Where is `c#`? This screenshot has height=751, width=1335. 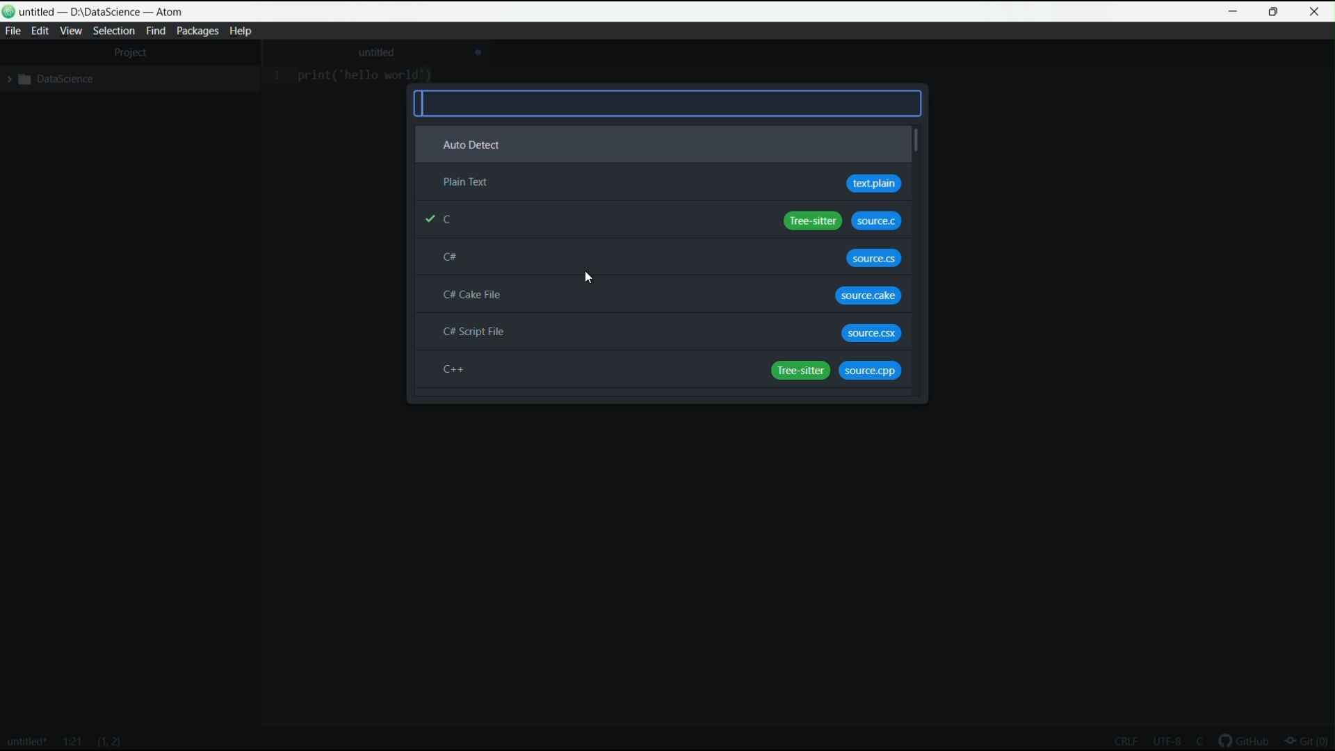
c# is located at coordinates (450, 258).